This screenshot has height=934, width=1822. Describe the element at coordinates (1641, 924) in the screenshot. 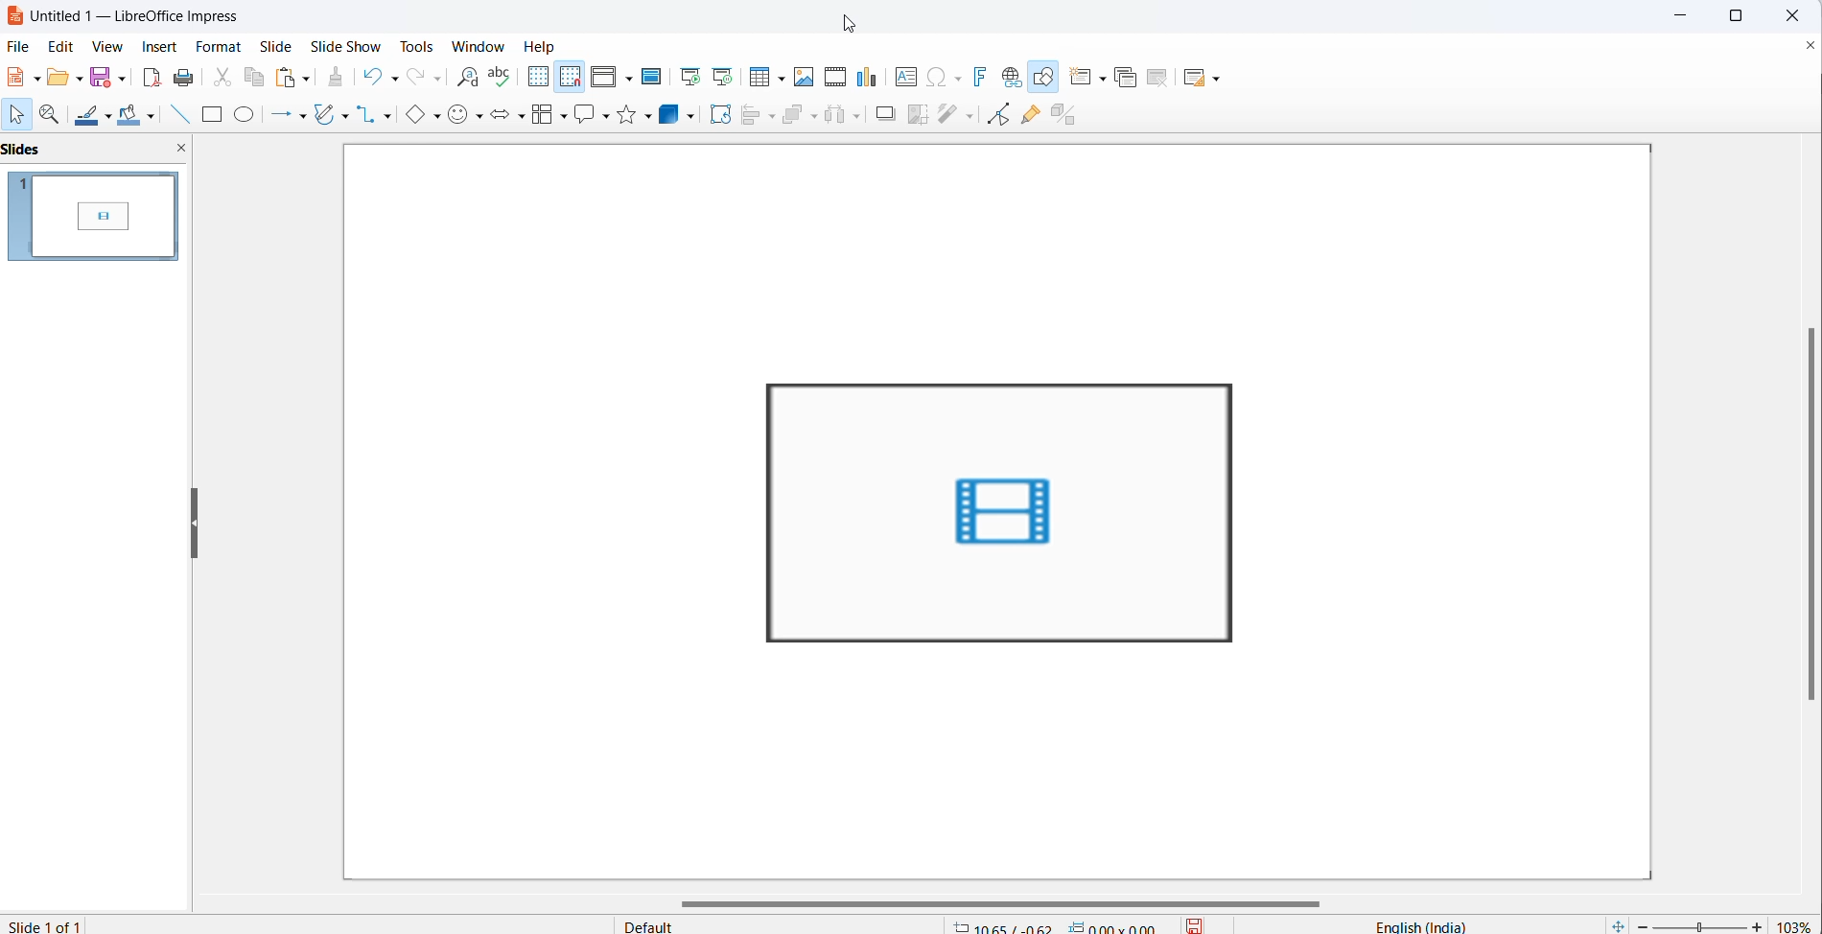

I see `decrease zoom` at that location.